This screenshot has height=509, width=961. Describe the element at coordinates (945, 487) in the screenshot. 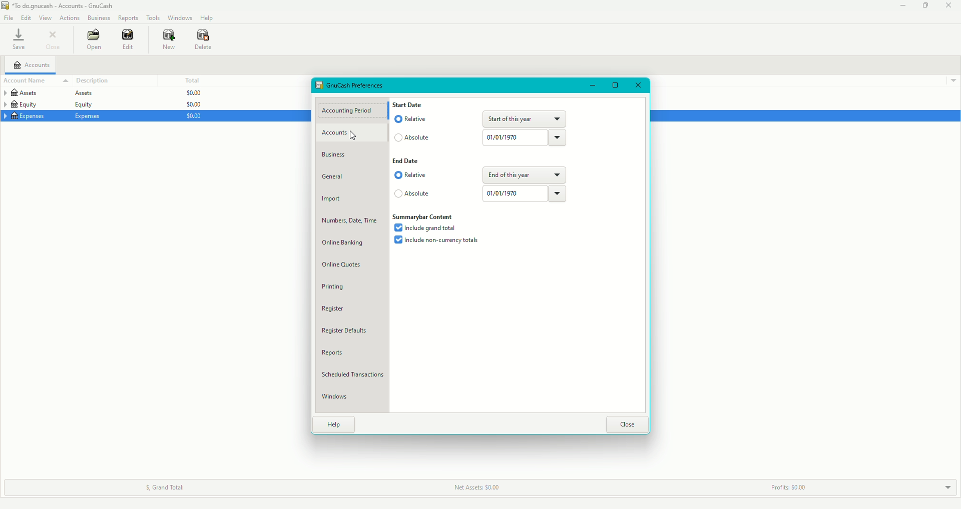

I see `Drop down` at that location.